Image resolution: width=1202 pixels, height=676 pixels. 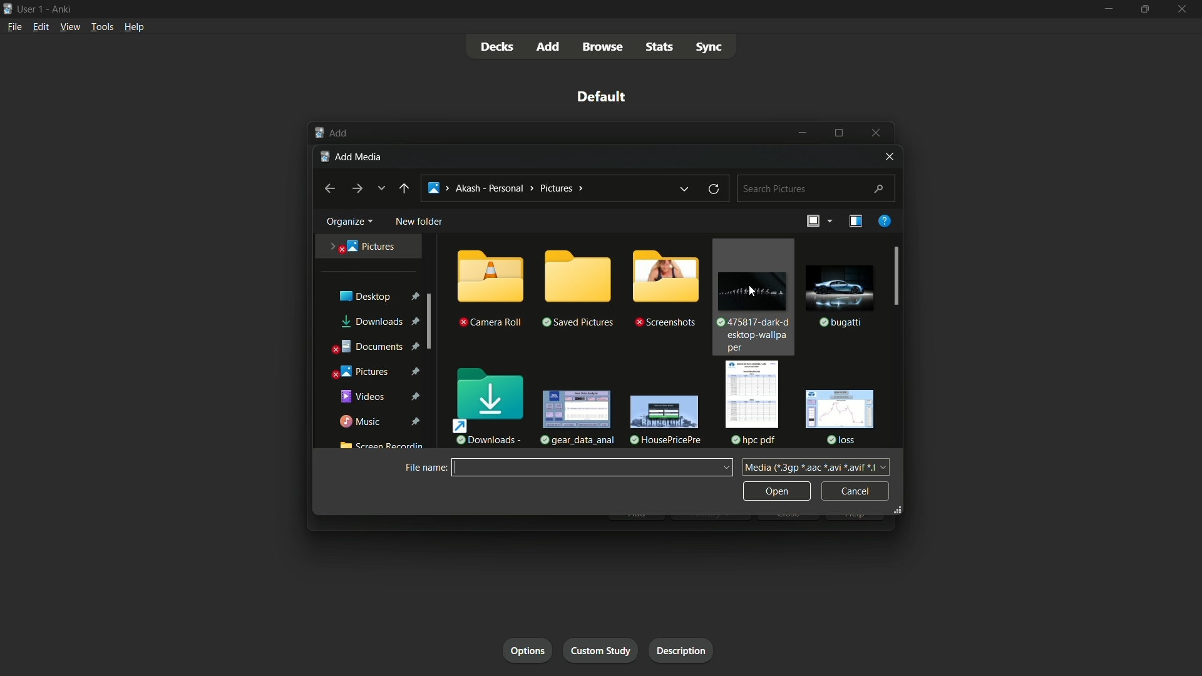 I want to click on pictures, so click(x=378, y=371).